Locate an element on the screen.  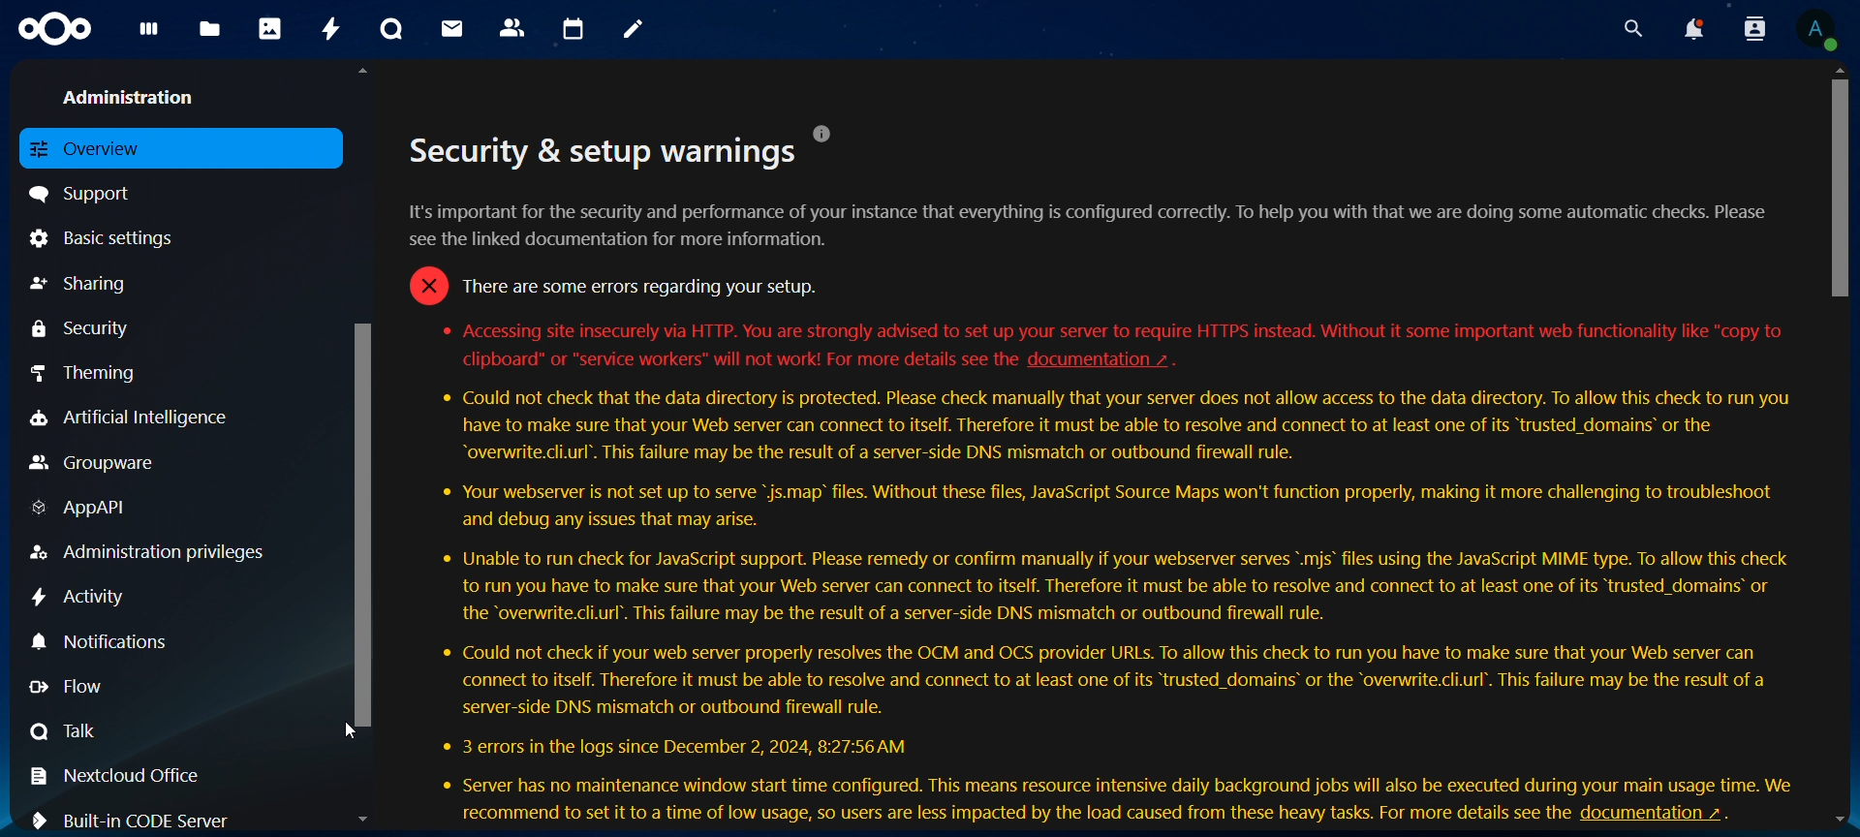
talk is located at coordinates (391, 29).